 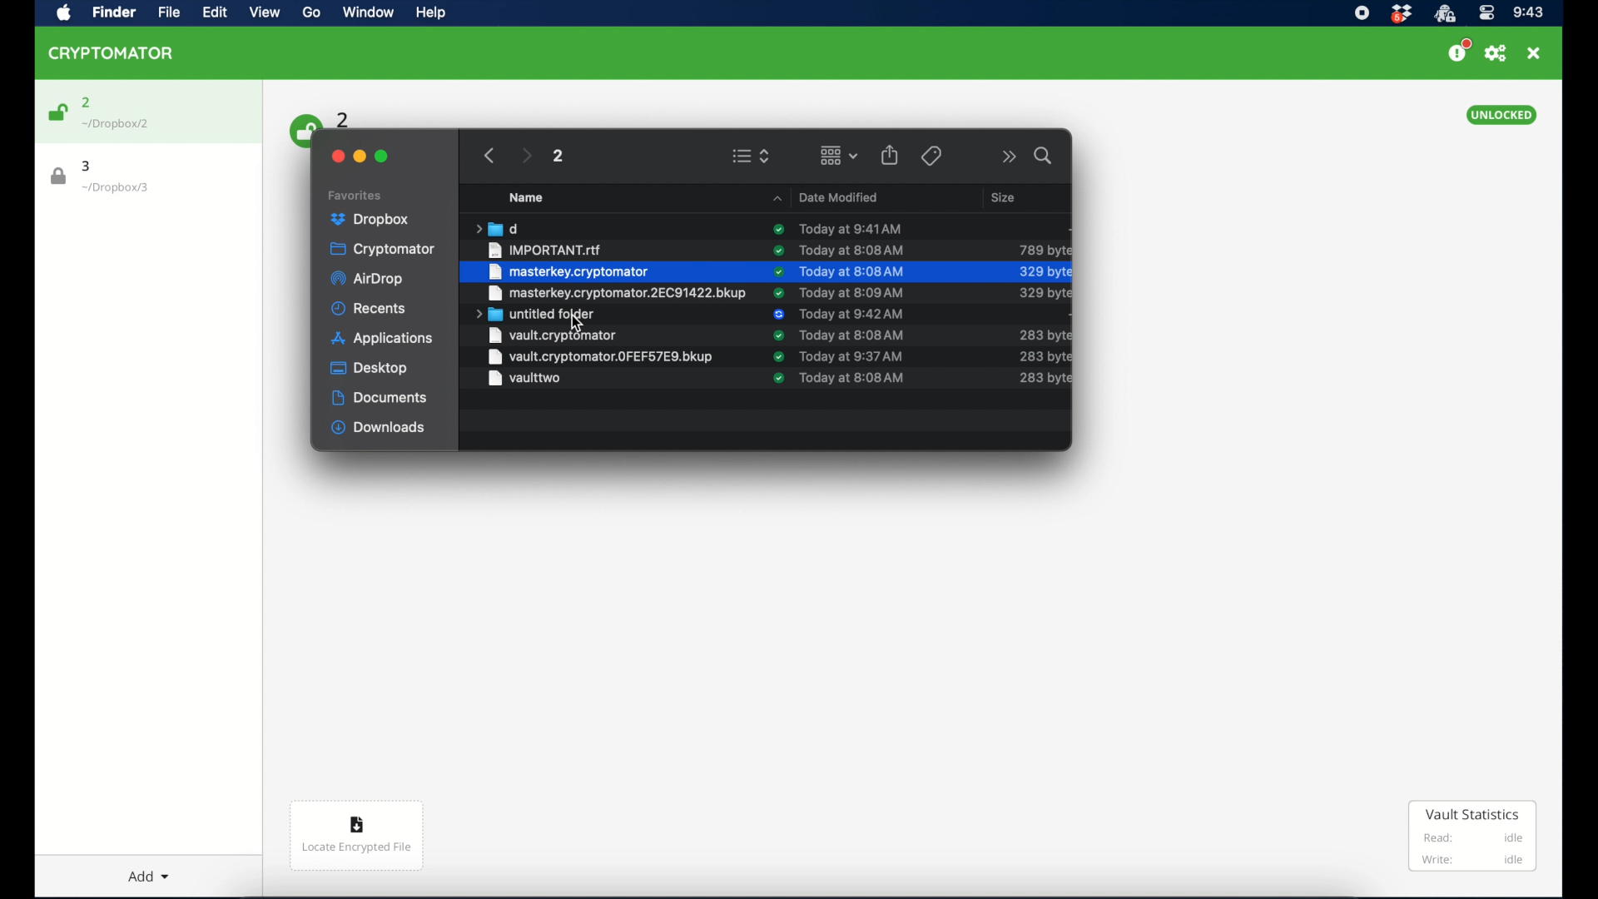 I want to click on untitled folder, so click(x=536, y=315).